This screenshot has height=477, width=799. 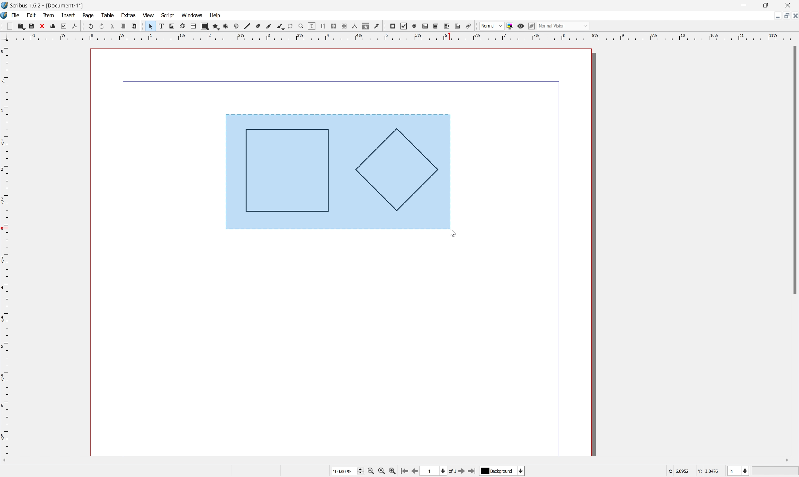 I want to click on arc, so click(x=224, y=26).